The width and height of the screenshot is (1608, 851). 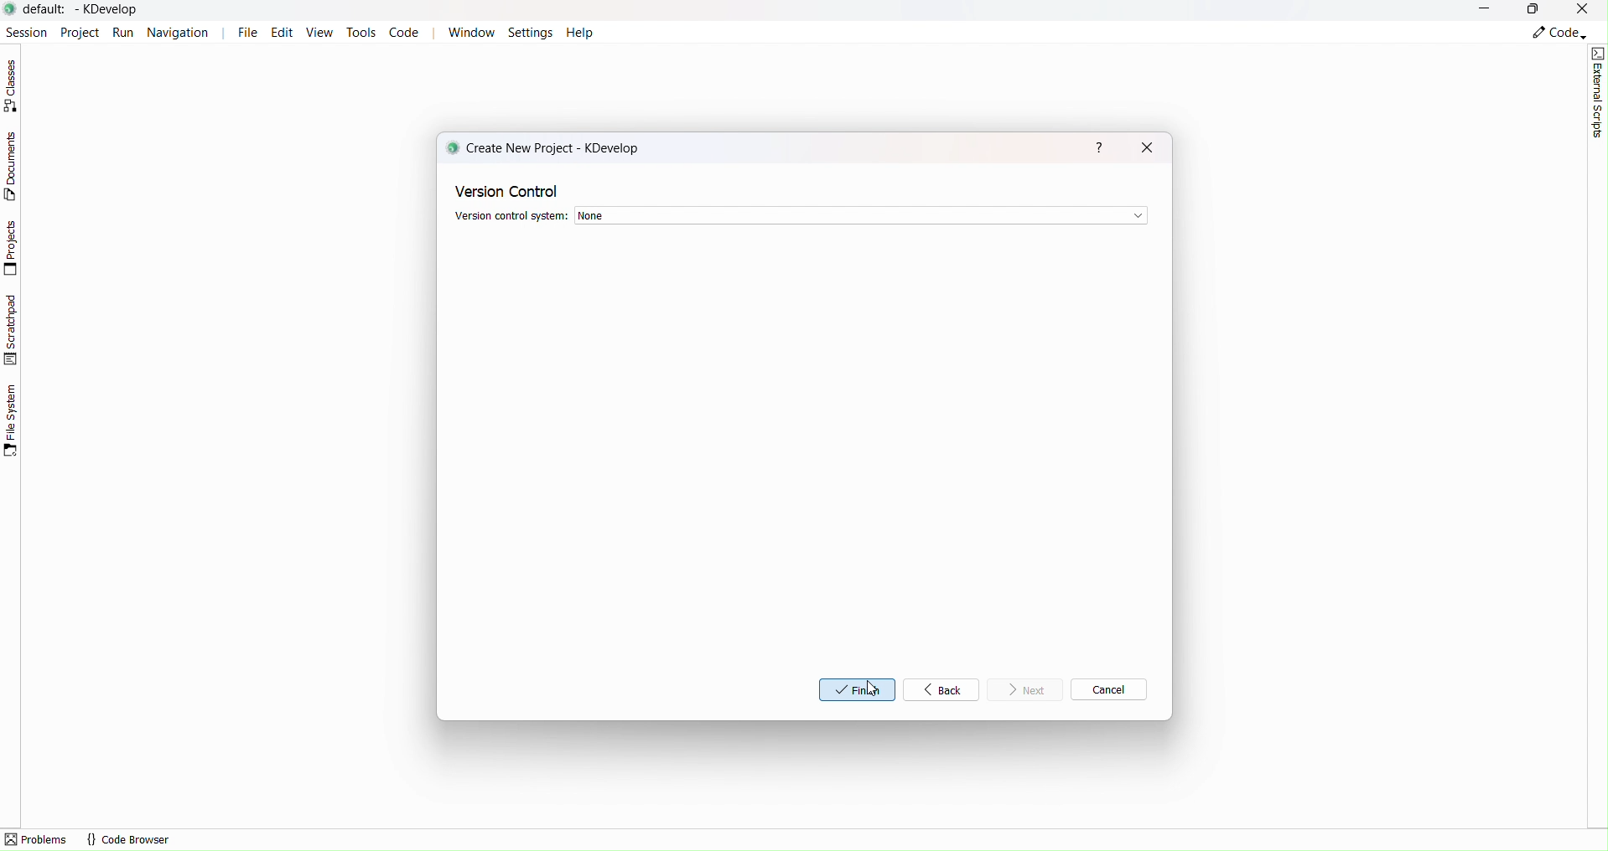 I want to click on cursor, so click(x=874, y=689).